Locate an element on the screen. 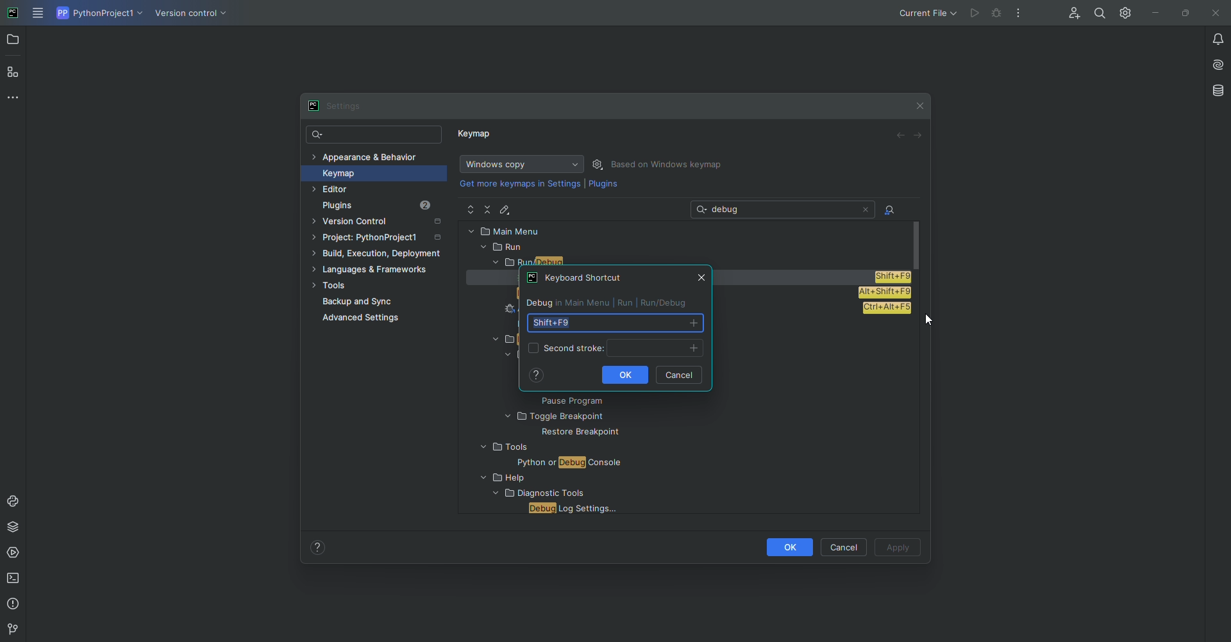  help is located at coordinates (537, 375).